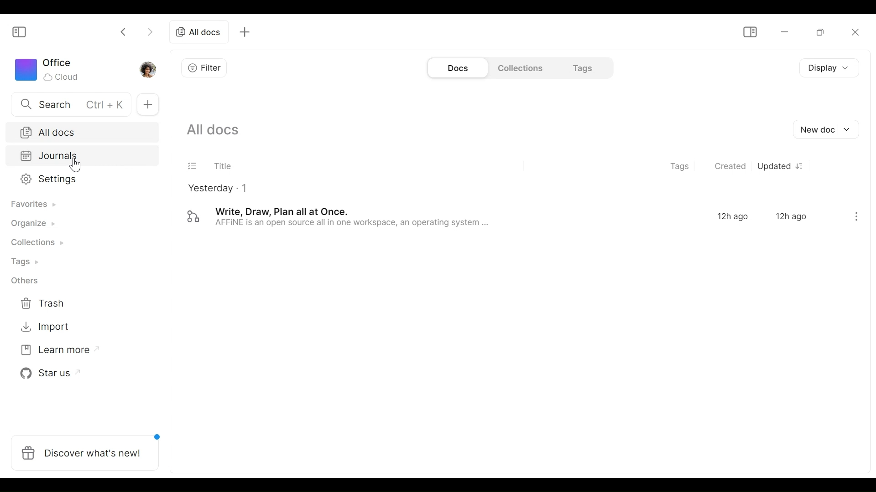 The height and width of the screenshot is (492, 876). What do you see at coordinates (730, 166) in the screenshot?
I see `Created` at bounding box center [730, 166].